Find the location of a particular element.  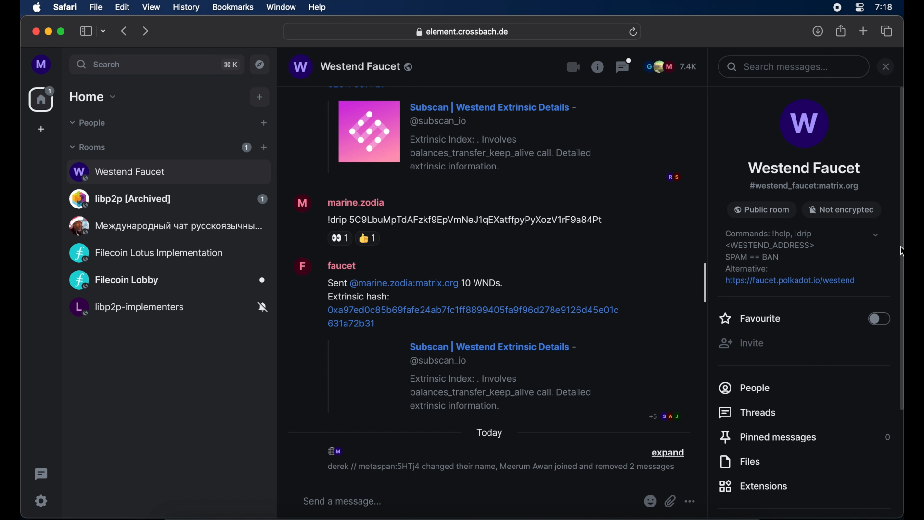

favorite is located at coordinates (750, 318).